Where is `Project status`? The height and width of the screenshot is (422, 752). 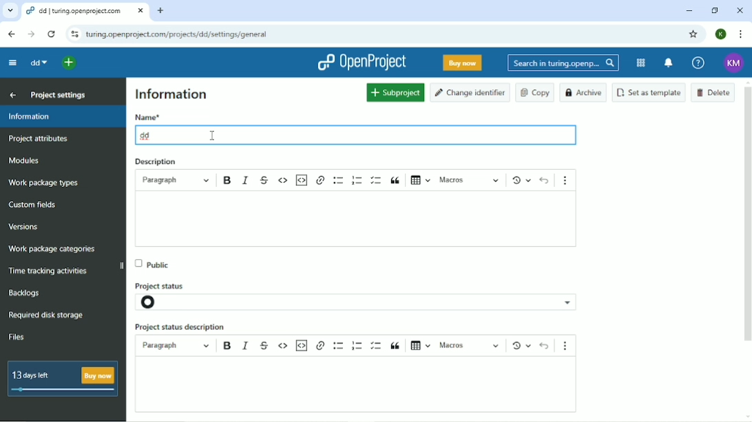 Project status is located at coordinates (167, 282).